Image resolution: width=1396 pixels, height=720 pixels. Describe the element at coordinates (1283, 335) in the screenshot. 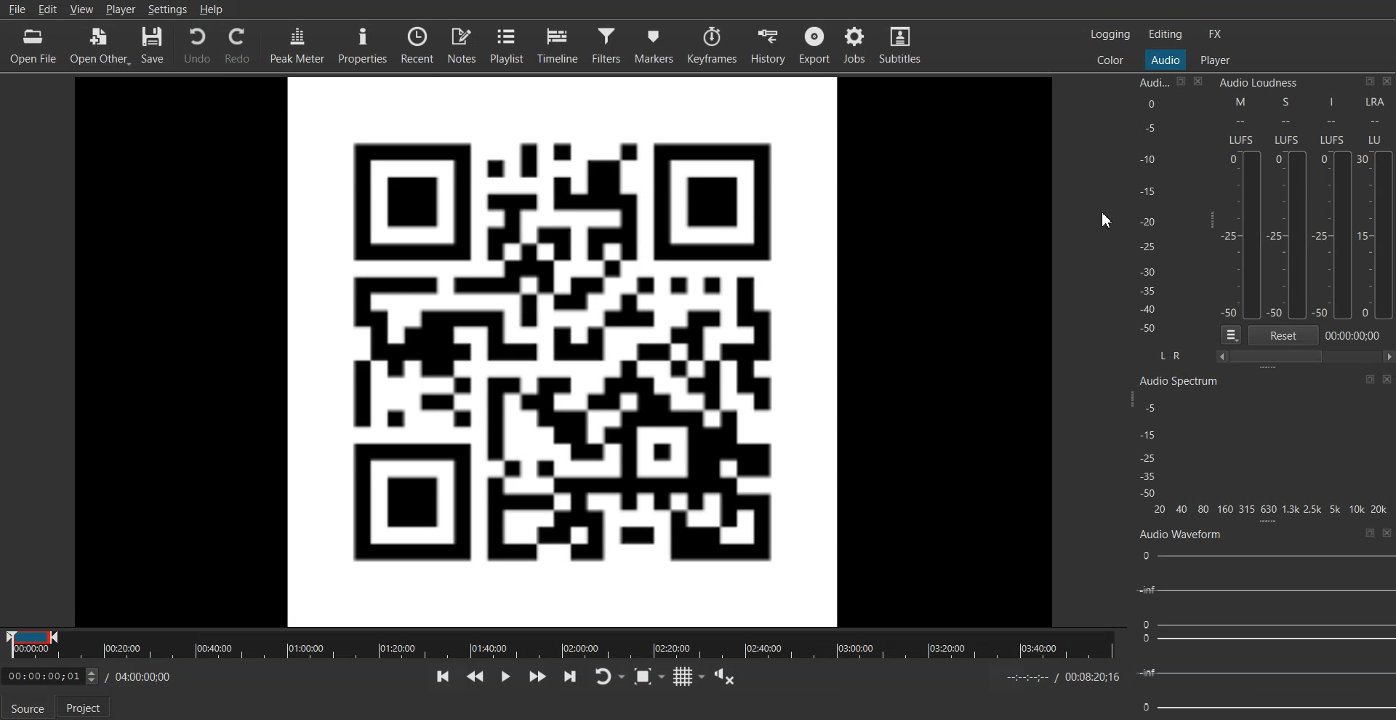

I see `Reset` at that location.